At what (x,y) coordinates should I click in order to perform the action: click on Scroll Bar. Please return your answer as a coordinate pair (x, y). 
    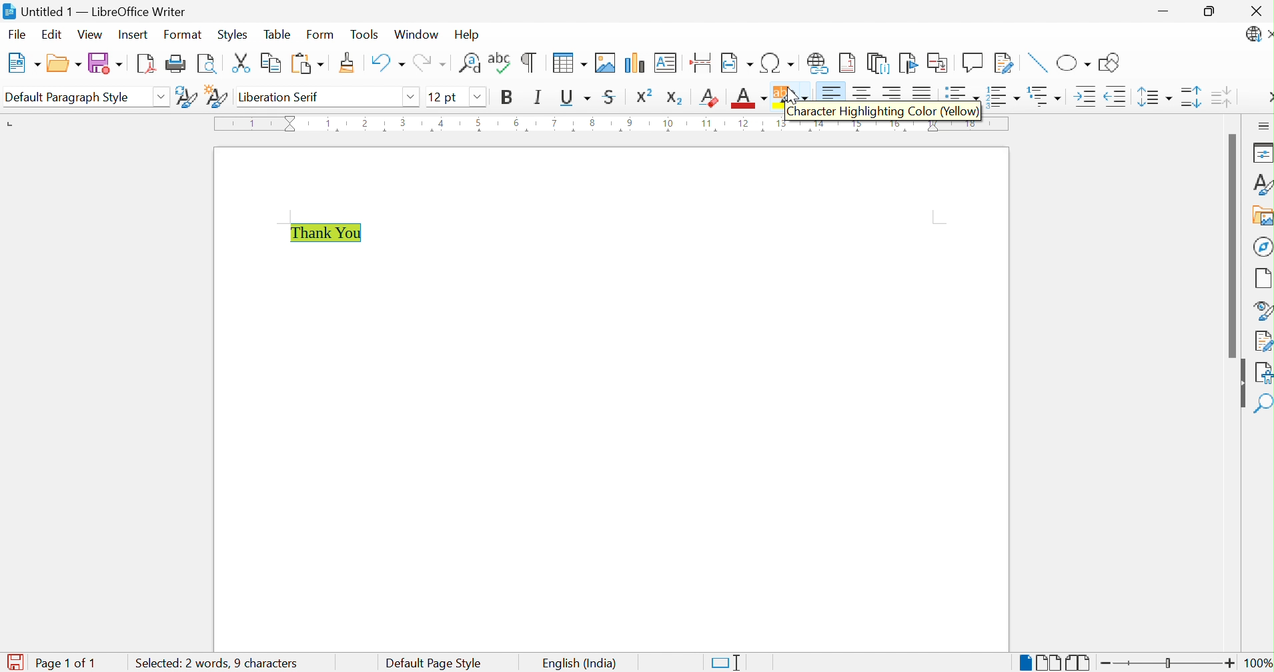
    Looking at the image, I should click on (1228, 245).